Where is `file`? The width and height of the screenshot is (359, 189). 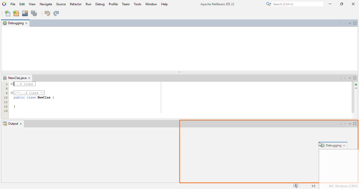 file is located at coordinates (13, 4).